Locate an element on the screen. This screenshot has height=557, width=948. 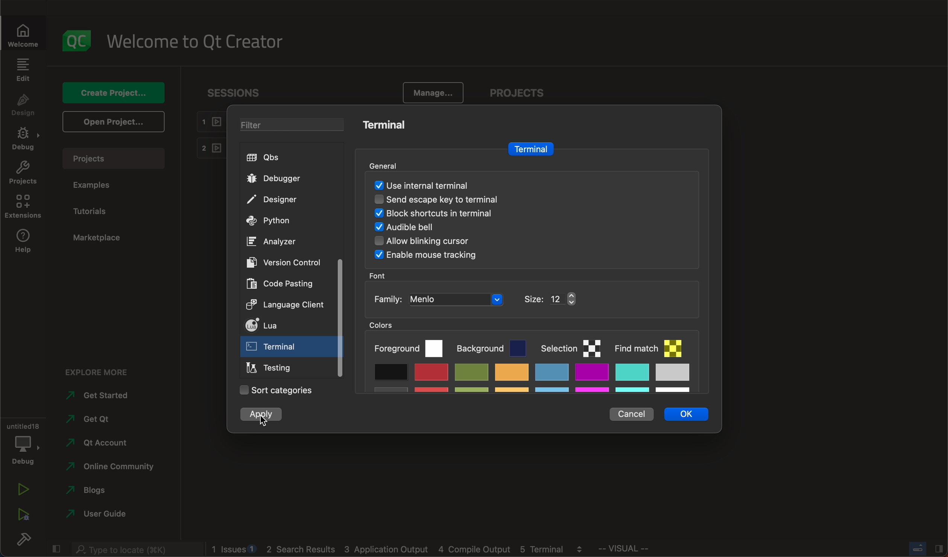
blogs is located at coordinates (96, 489).